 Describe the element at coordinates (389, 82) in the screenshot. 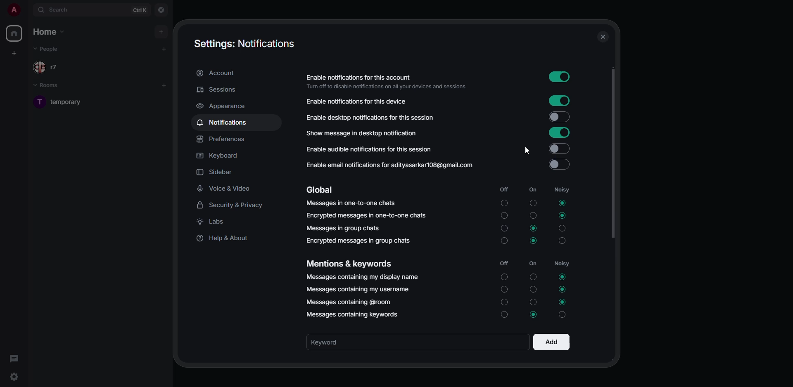

I see `enable notifications for this account` at that location.